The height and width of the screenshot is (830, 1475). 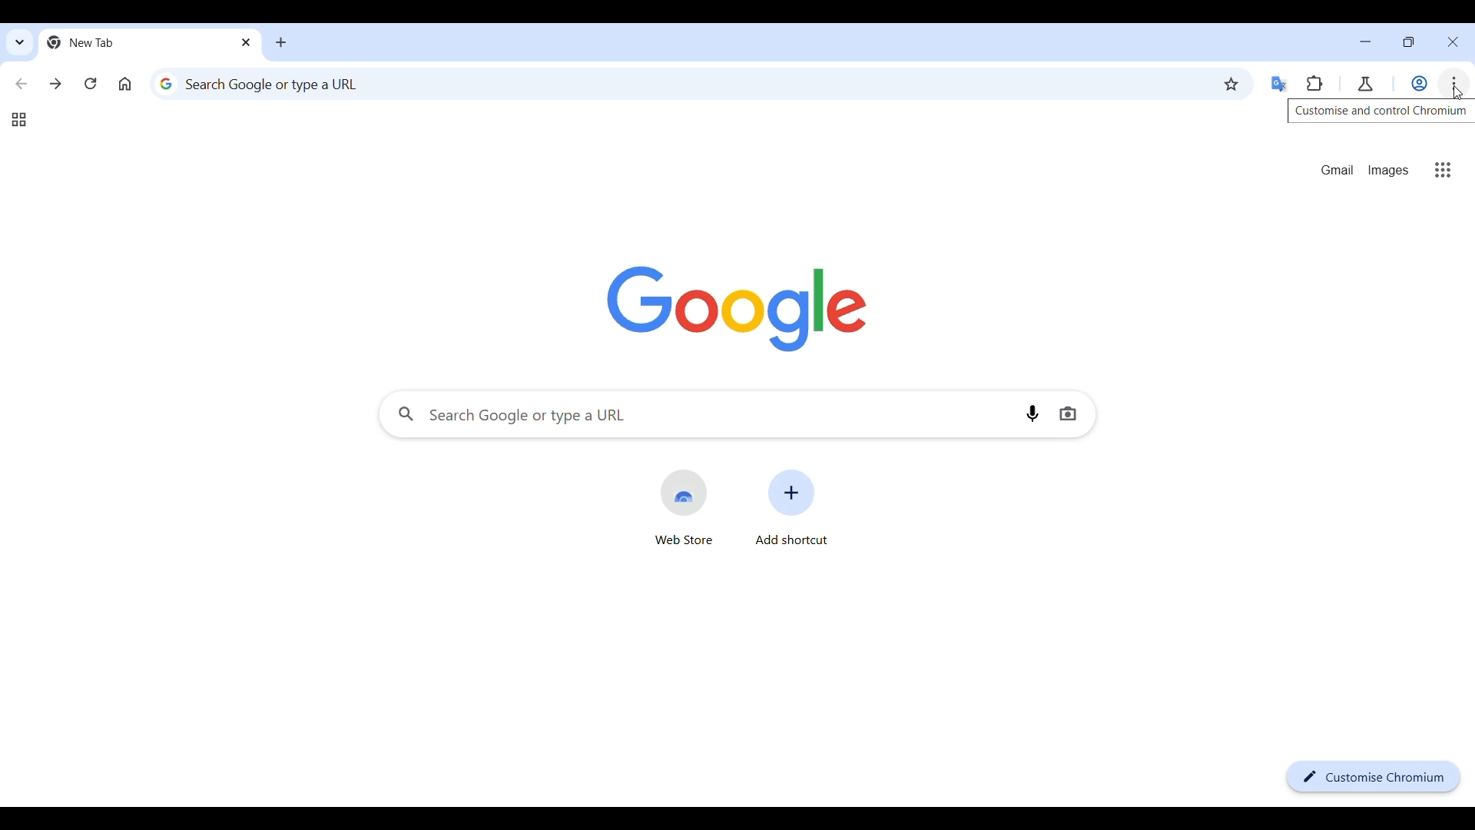 What do you see at coordinates (1280, 85) in the screenshot?
I see `Google translator extension` at bounding box center [1280, 85].